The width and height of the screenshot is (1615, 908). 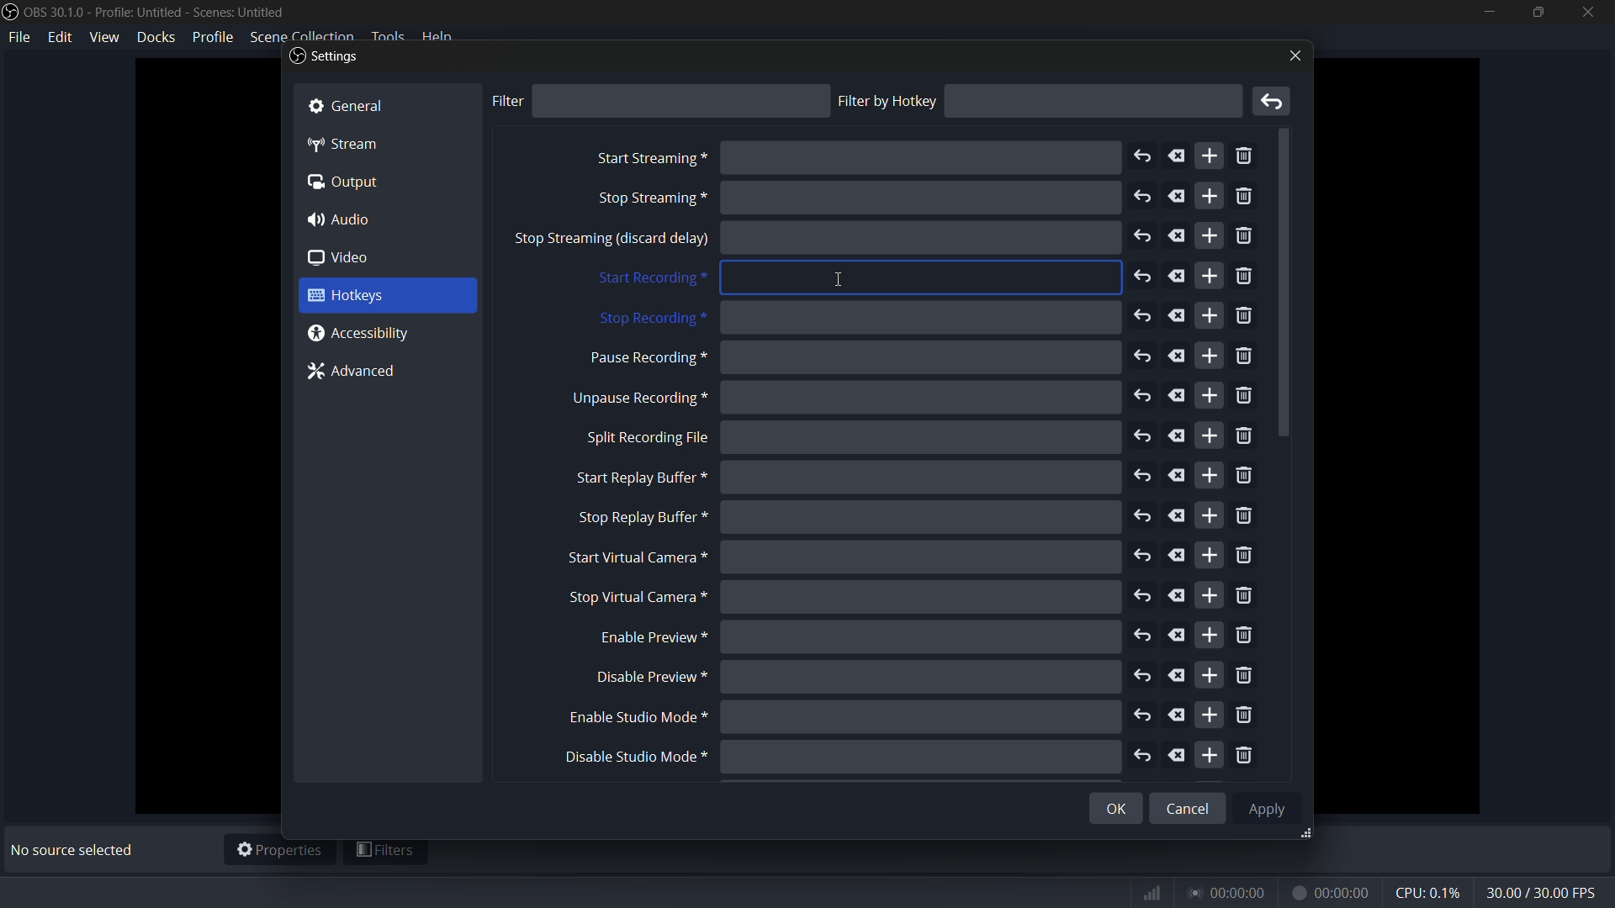 What do you see at coordinates (649, 199) in the screenshot?
I see `stop screaming` at bounding box center [649, 199].